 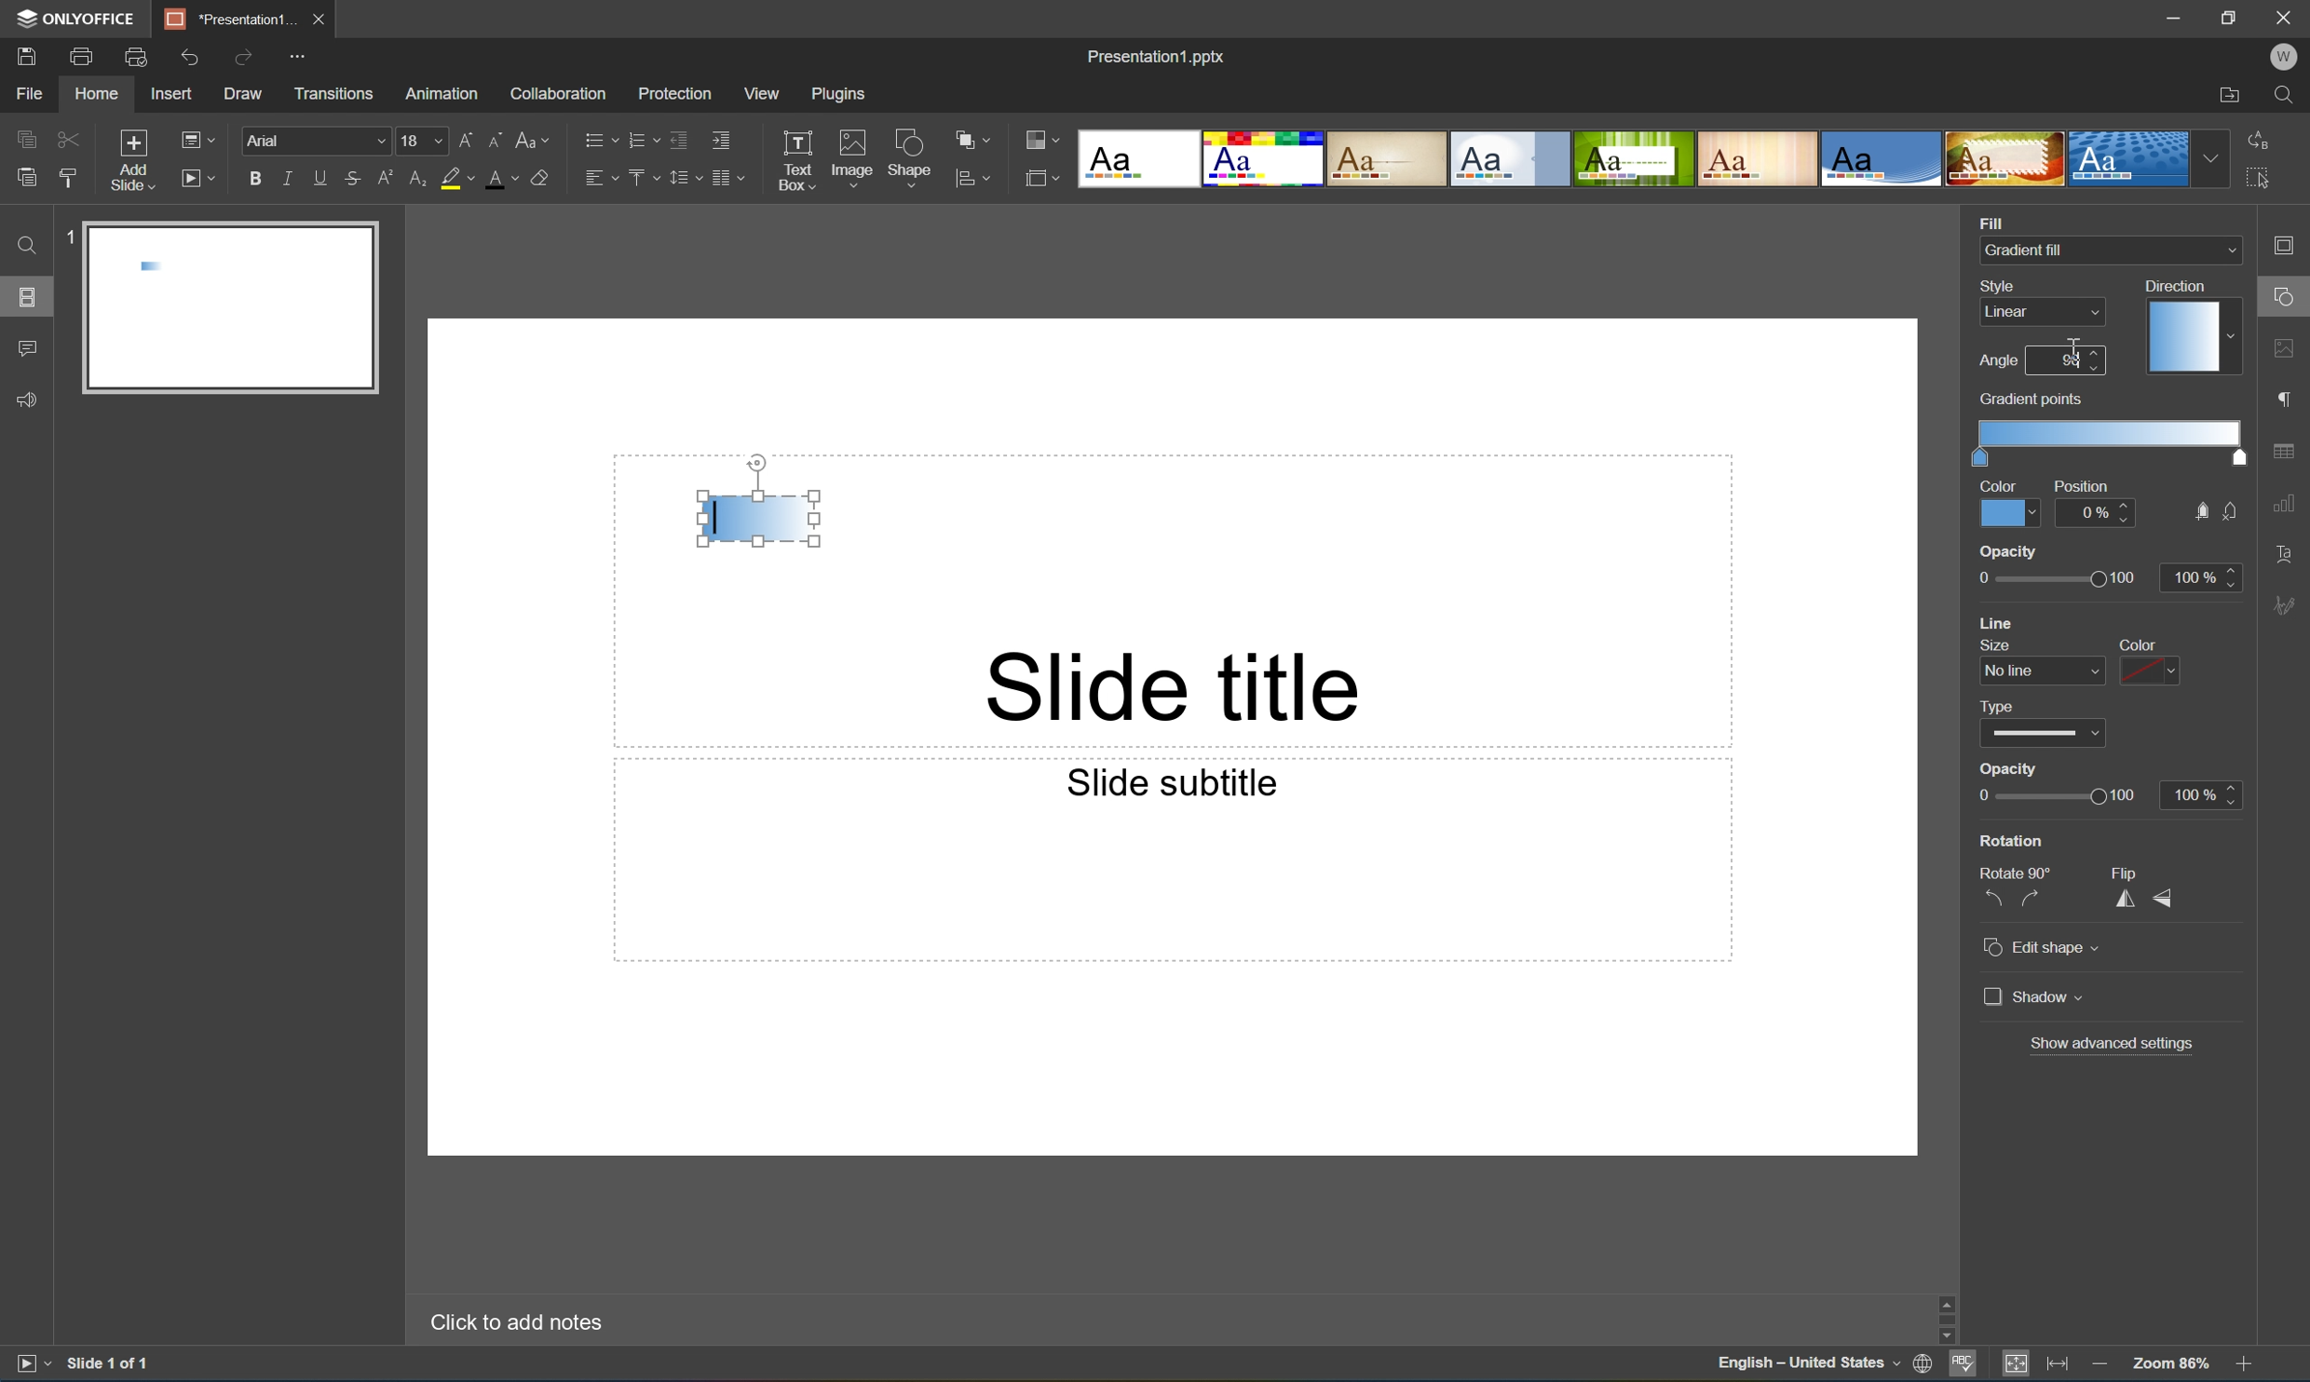 I want to click on chart settings, so click(x=2284, y=504).